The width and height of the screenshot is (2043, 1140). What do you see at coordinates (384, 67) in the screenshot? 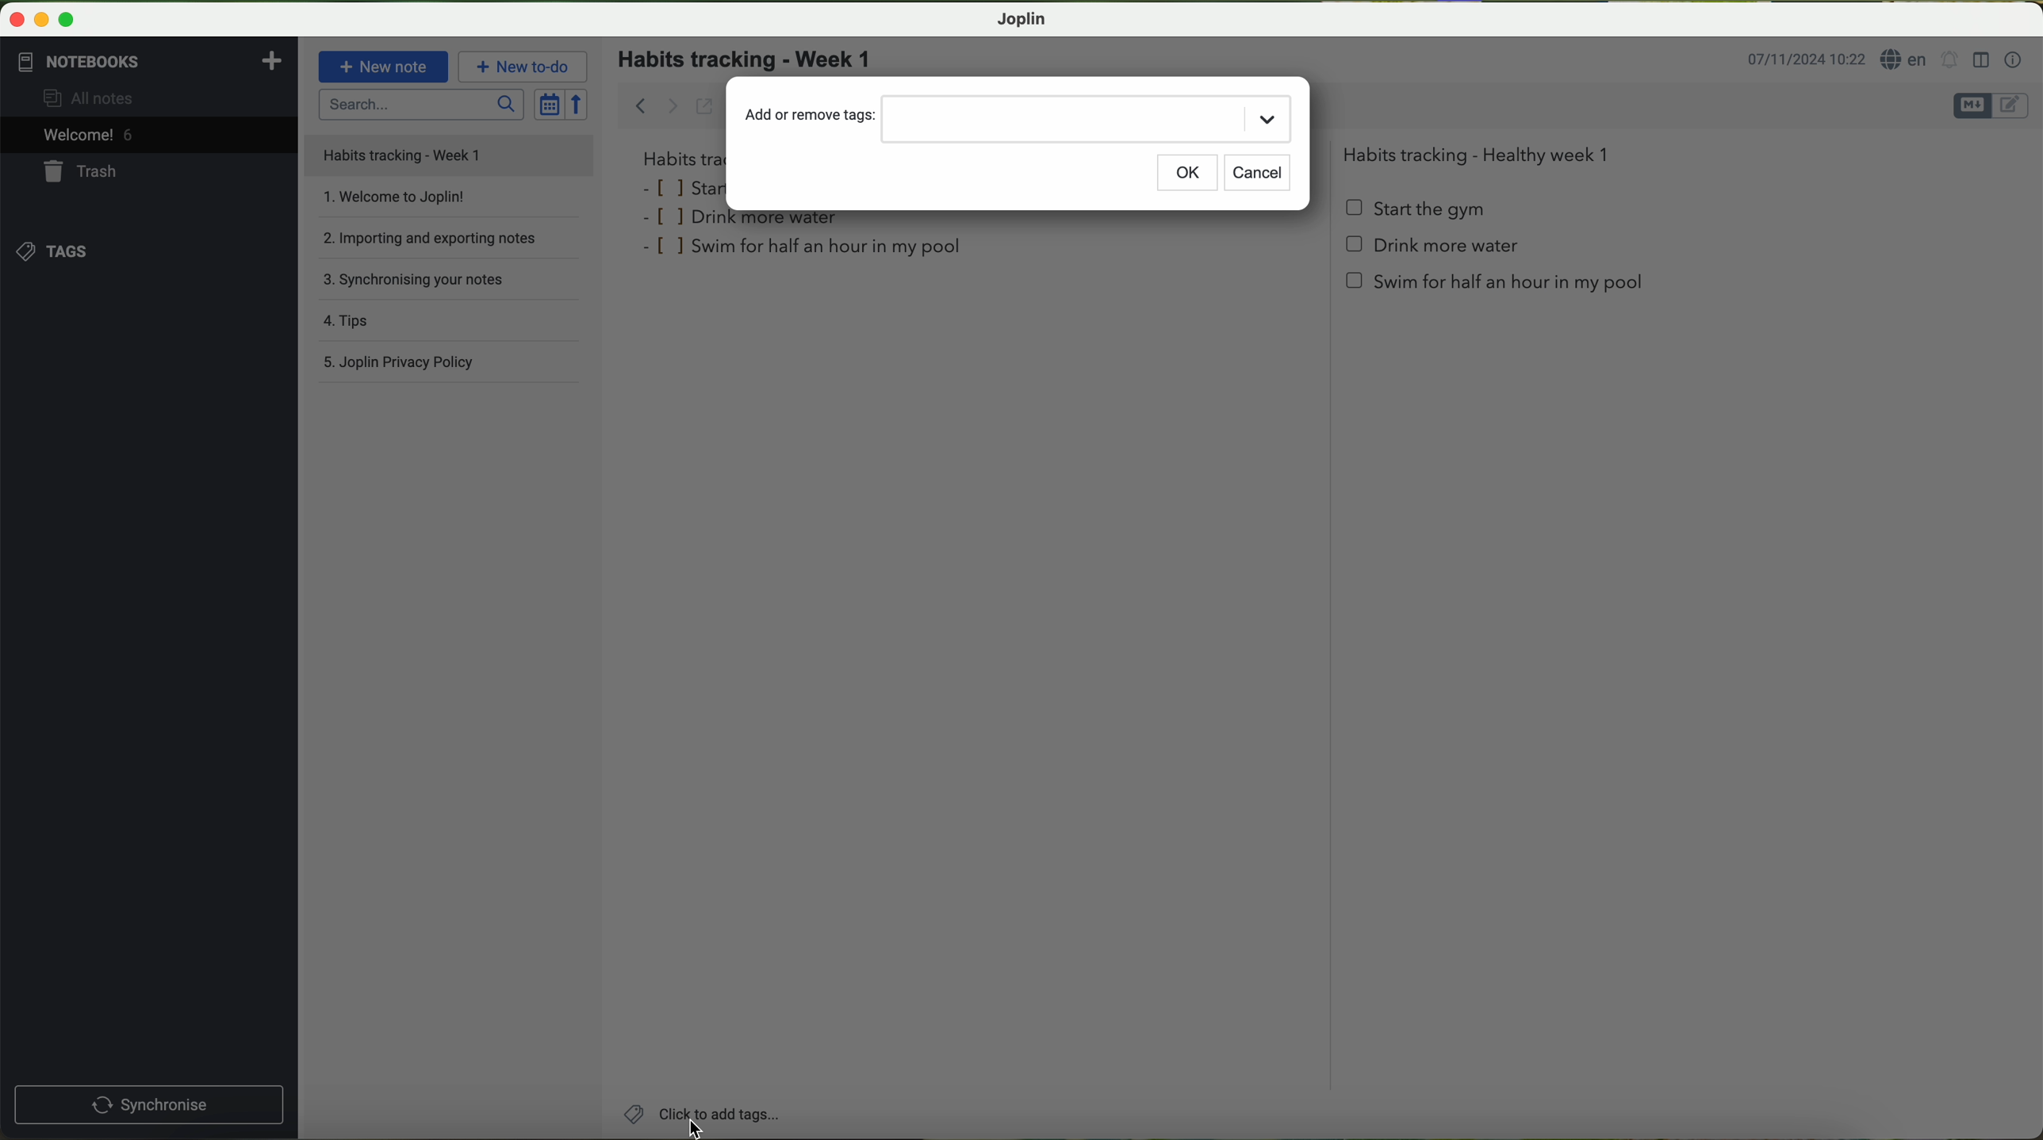
I see `new note button` at bounding box center [384, 67].